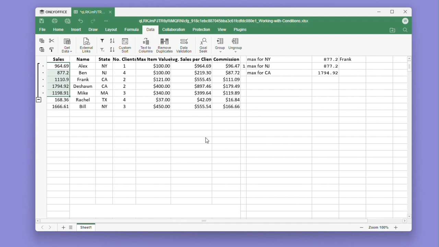  What do you see at coordinates (86, 227) in the screenshot?
I see `sheet 1` at bounding box center [86, 227].